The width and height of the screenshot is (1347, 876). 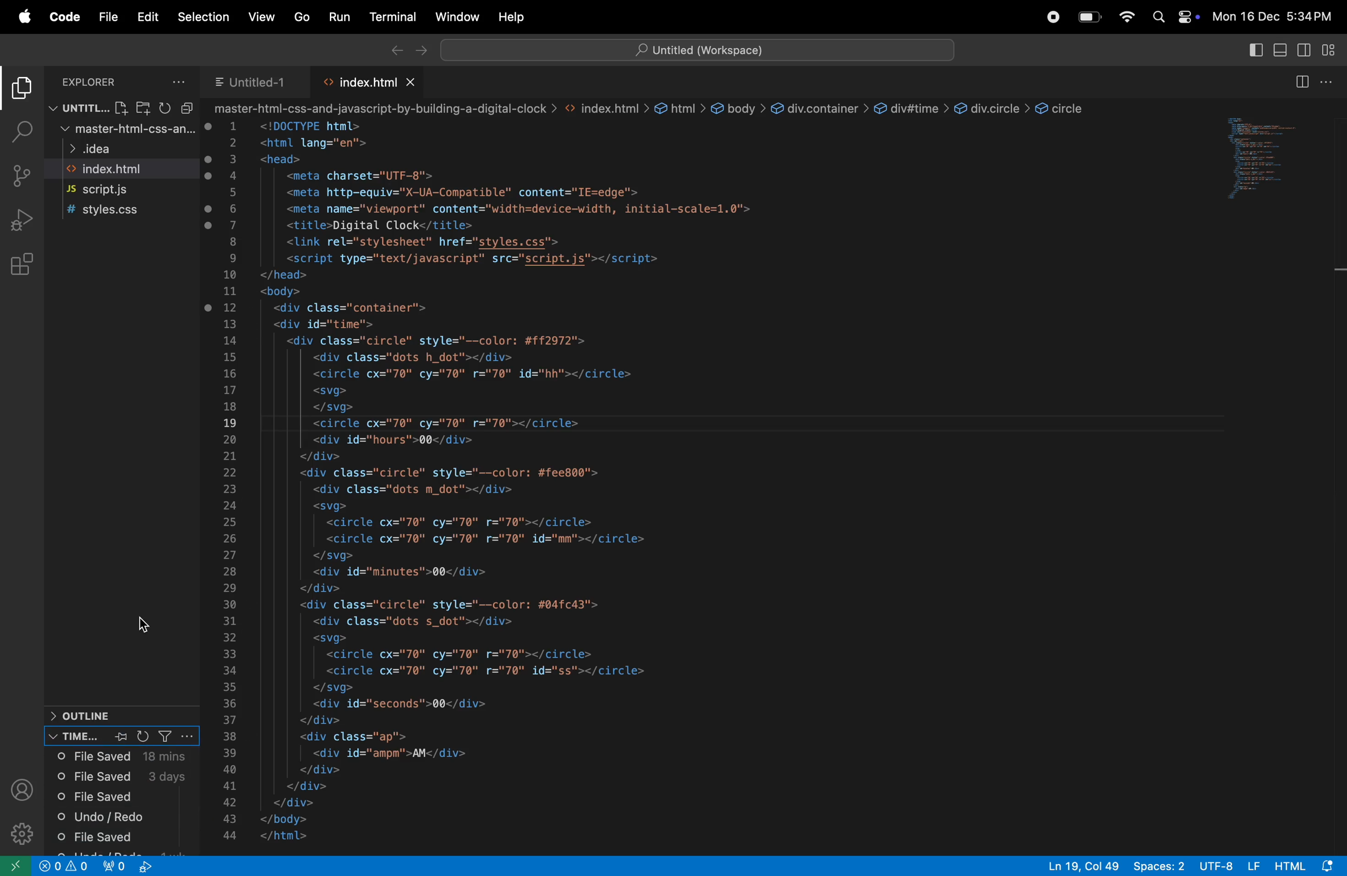 I want to click on <div class="circle" style="--color: #ff2972">, so click(x=434, y=340).